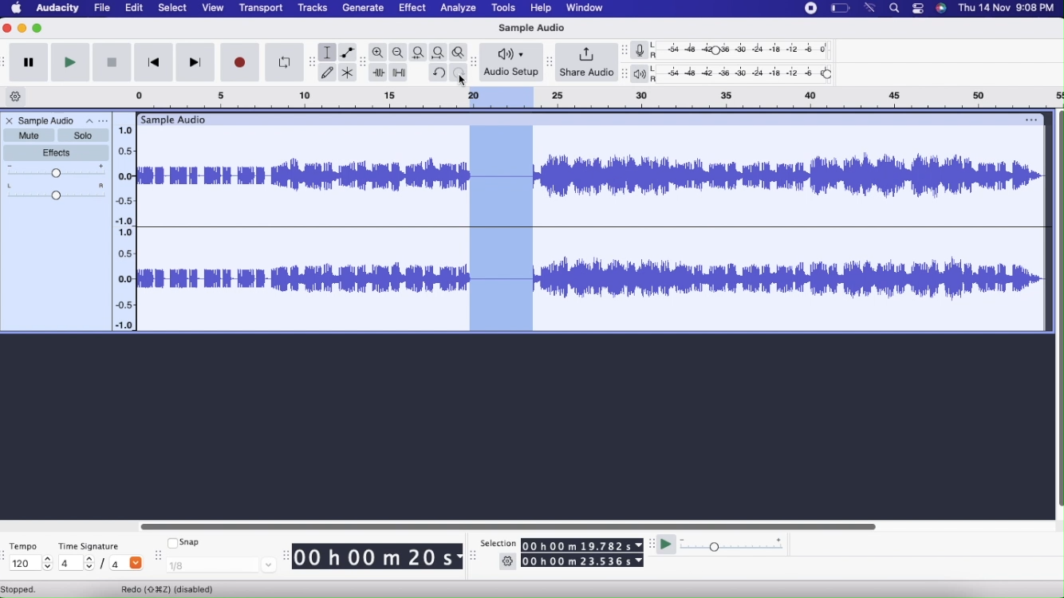  I want to click on Redo, so click(171, 588).